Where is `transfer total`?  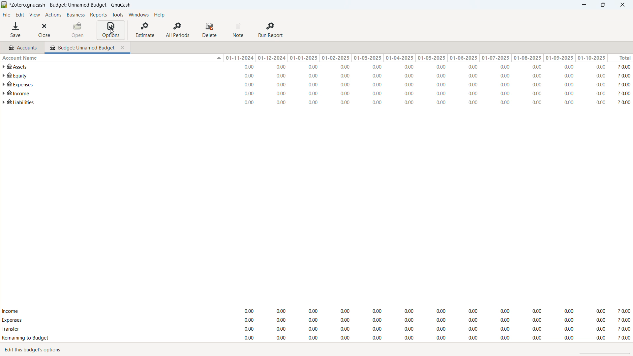 transfer total is located at coordinates (316, 329).